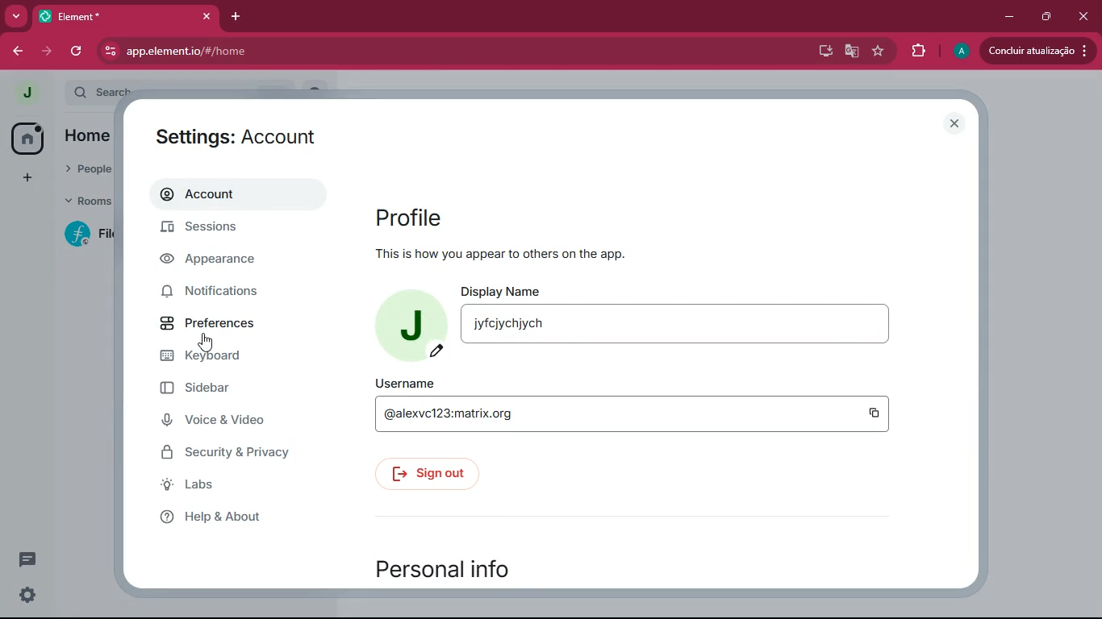 Image resolution: width=1102 pixels, height=619 pixels. What do you see at coordinates (872, 413) in the screenshot?
I see `copy` at bounding box center [872, 413].